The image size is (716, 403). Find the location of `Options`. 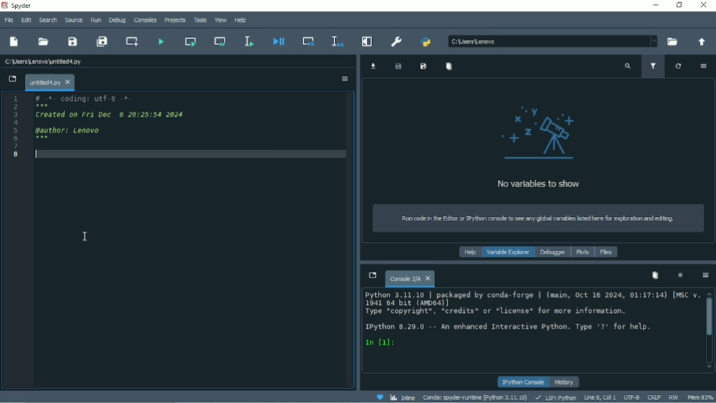

Options is located at coordinates (706, 276).